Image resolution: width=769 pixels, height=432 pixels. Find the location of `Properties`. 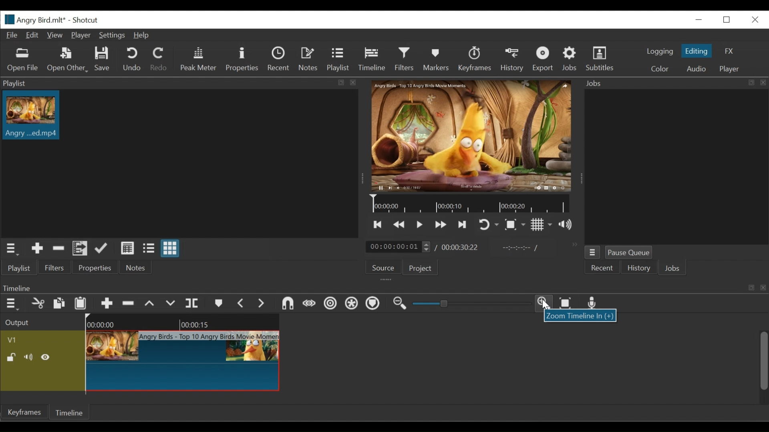

Properties is located at coordinates (97, 267).